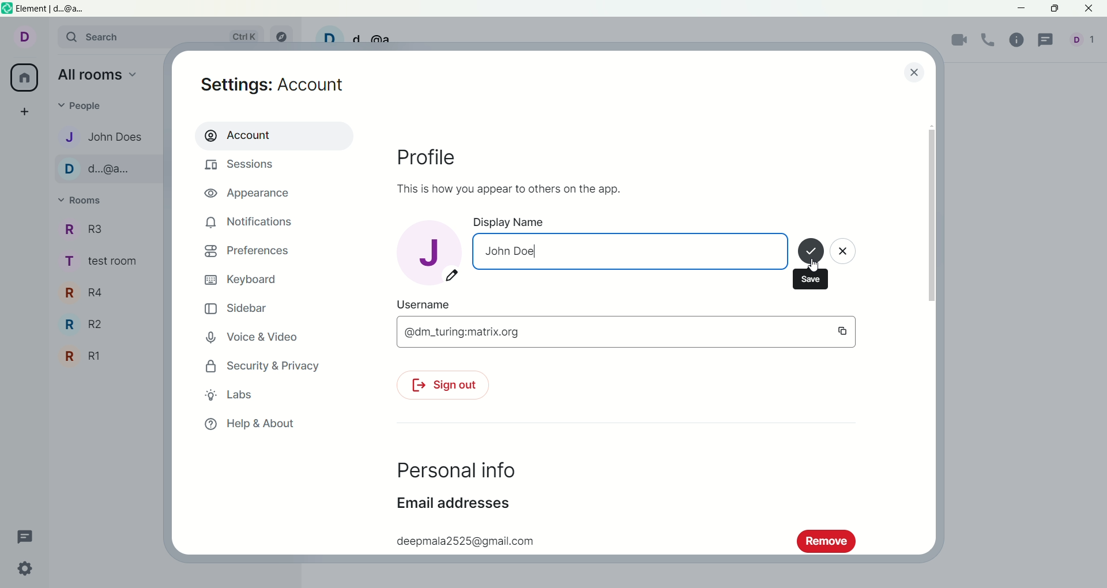  I want to click on D..@a.., so click(103, 170).